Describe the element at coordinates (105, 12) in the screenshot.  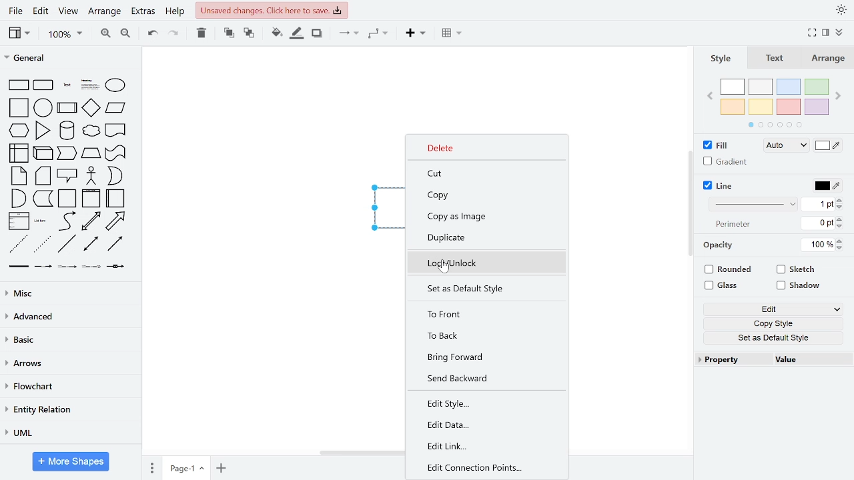
I see `arrange` at that location.